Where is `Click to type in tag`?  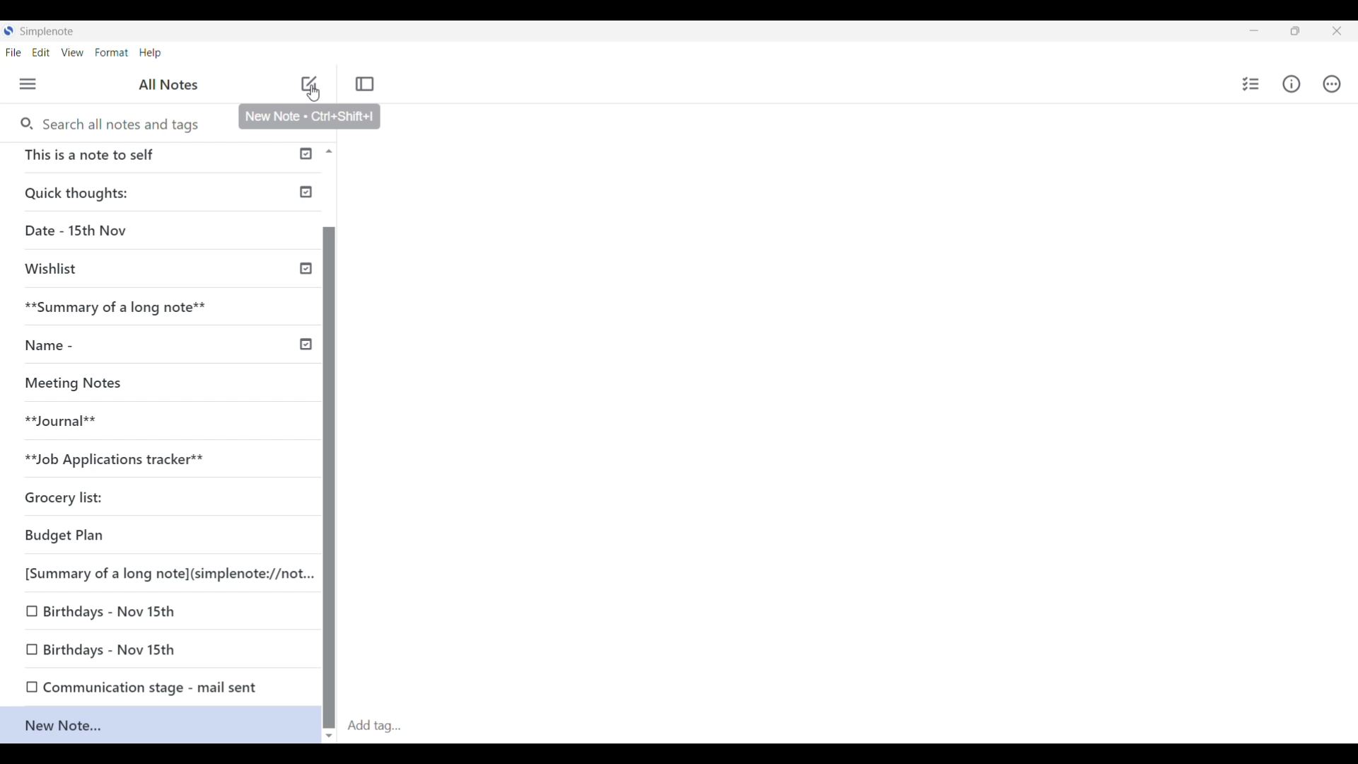 Click to type in tag is located at coordinates (373, 727).